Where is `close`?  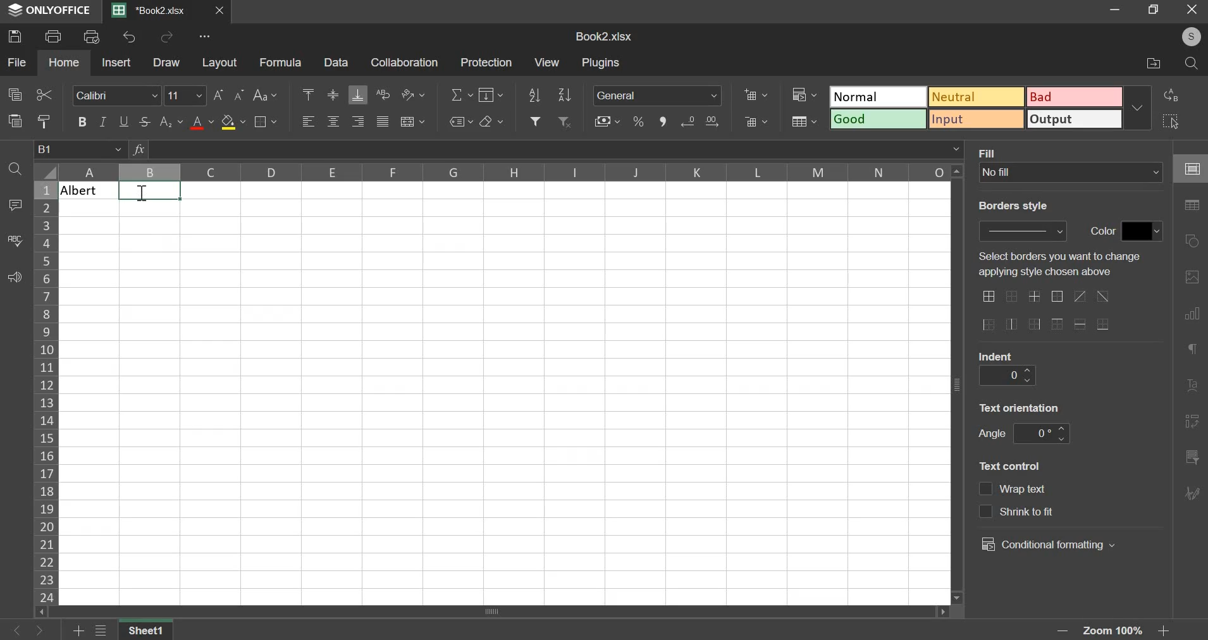 close is located at coordinates (221, 11).